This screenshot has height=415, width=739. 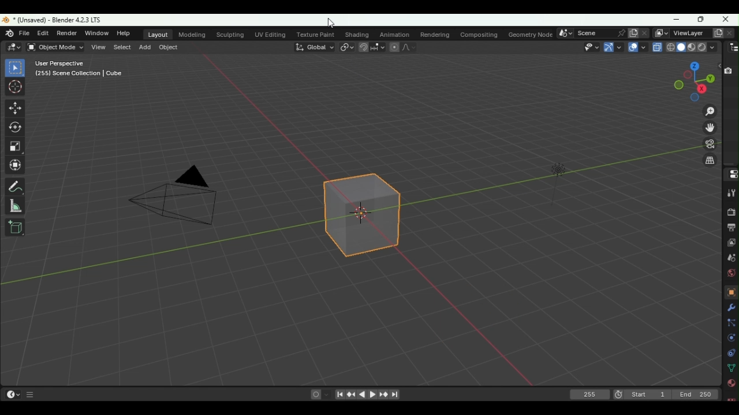 I want to click on Measure, so click(x=14, y=205).